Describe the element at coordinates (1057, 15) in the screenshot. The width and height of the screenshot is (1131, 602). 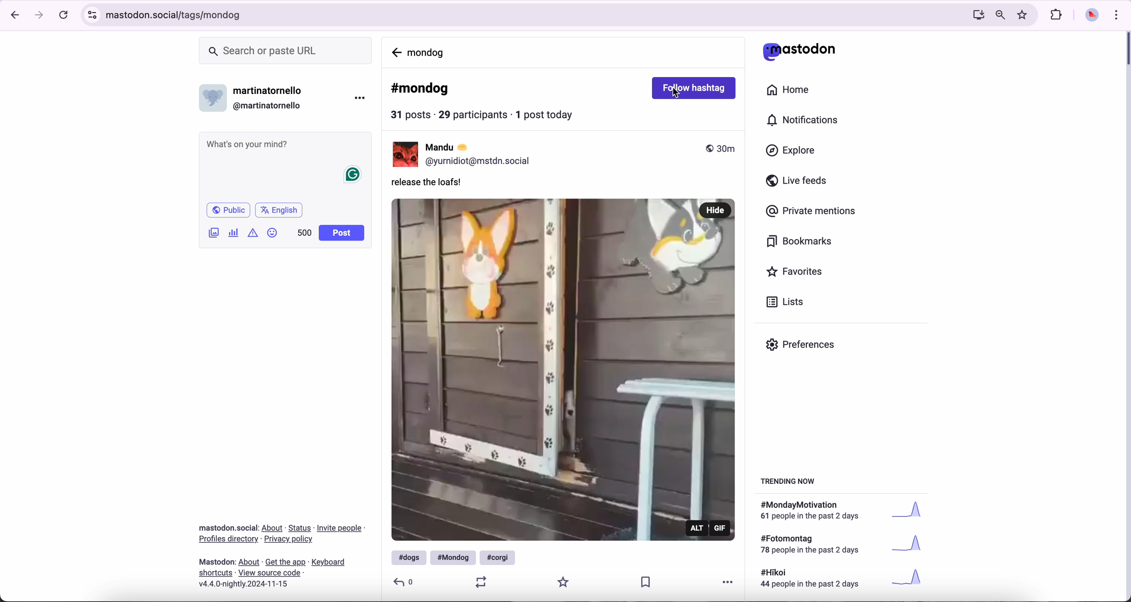
I see `extensions` at that location.